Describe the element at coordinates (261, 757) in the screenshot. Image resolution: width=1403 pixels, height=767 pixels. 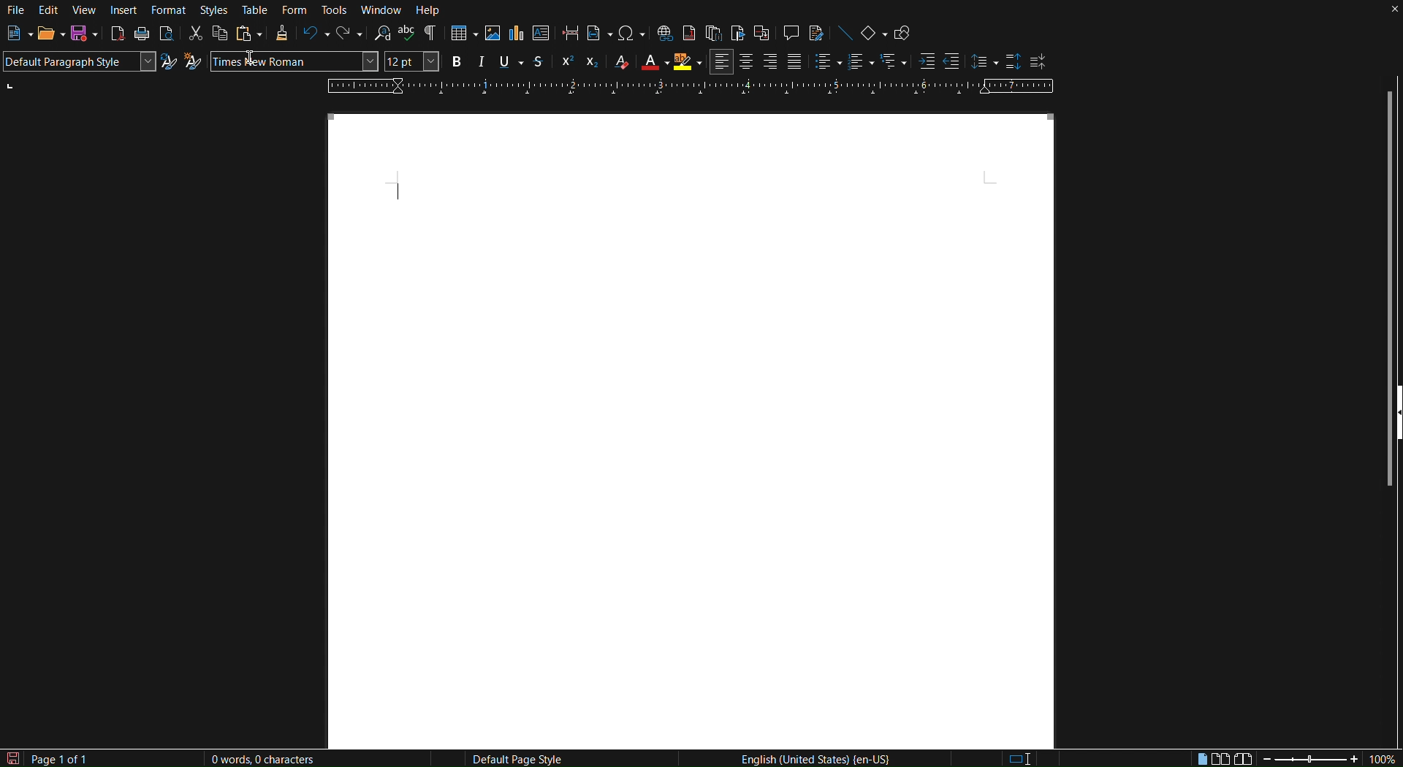
I see `0 Words, 0 Characters` at that location.